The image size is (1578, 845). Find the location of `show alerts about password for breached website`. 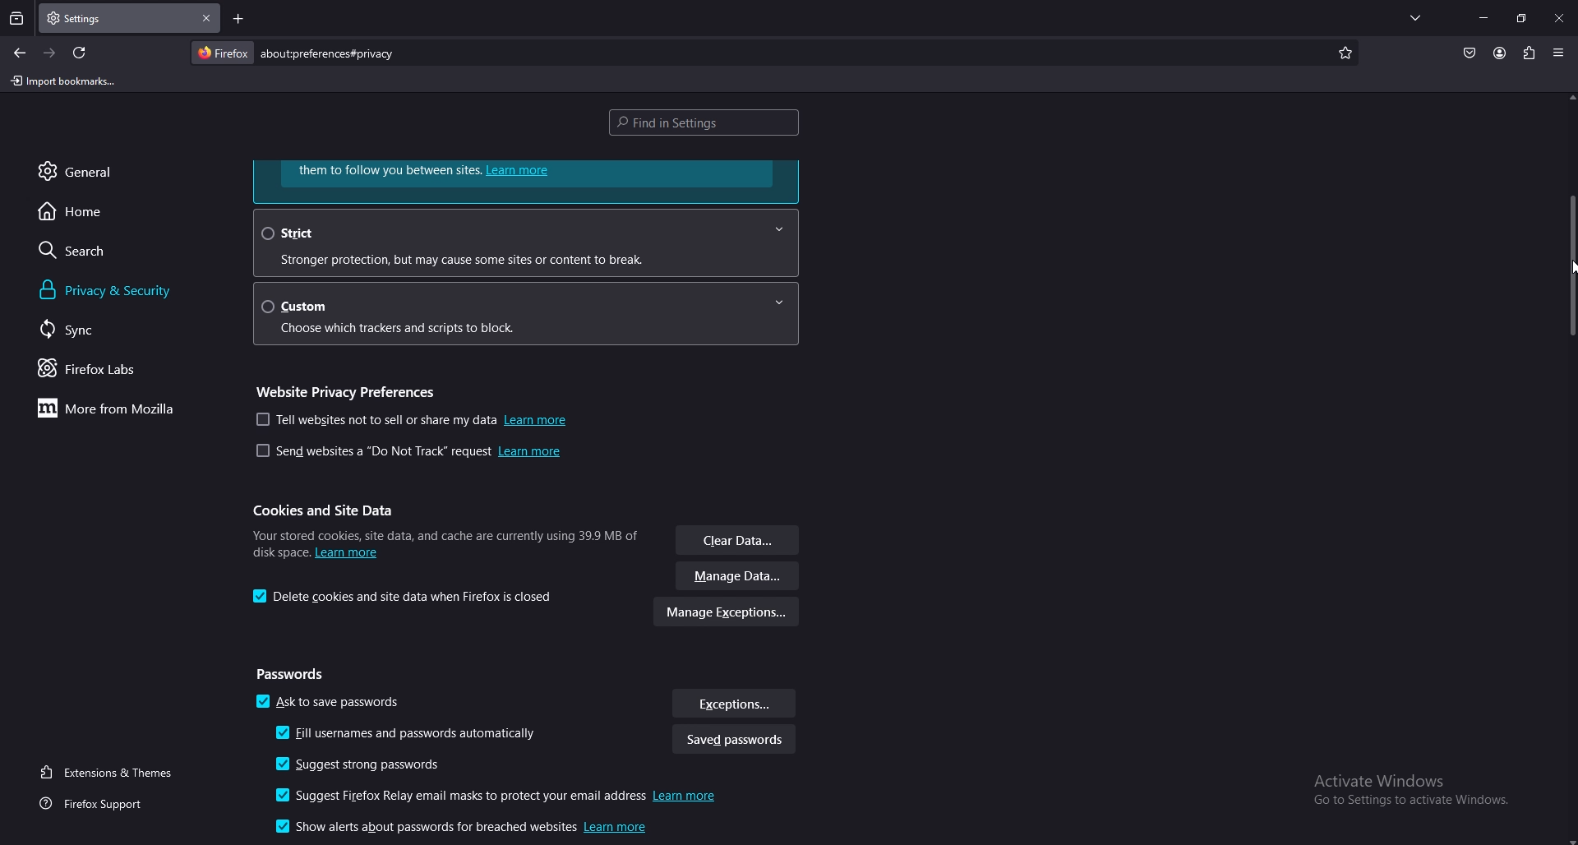

show alerts about password for breached website is located at coordinates (467, 829).